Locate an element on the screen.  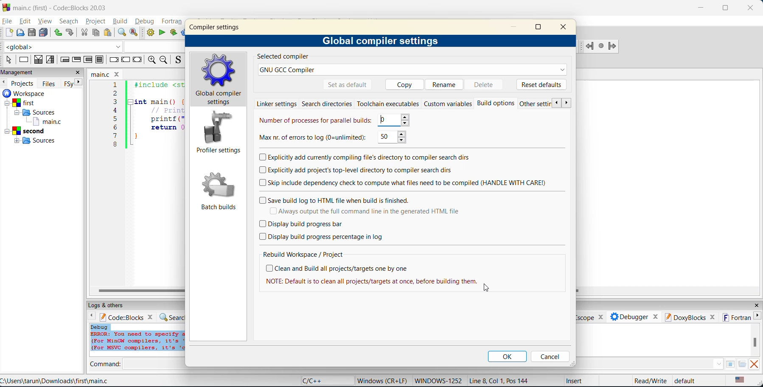
instruction is located at coordinates (25, 59).